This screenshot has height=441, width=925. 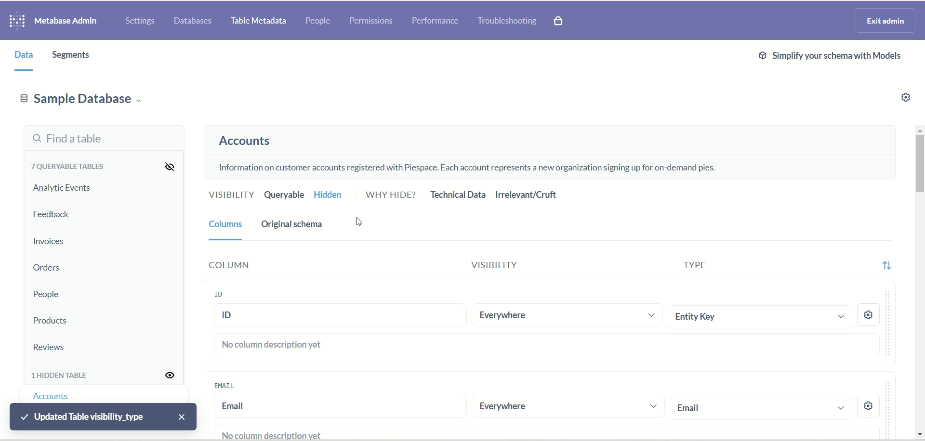 I want to click on sort, so click(x=883, y=269).